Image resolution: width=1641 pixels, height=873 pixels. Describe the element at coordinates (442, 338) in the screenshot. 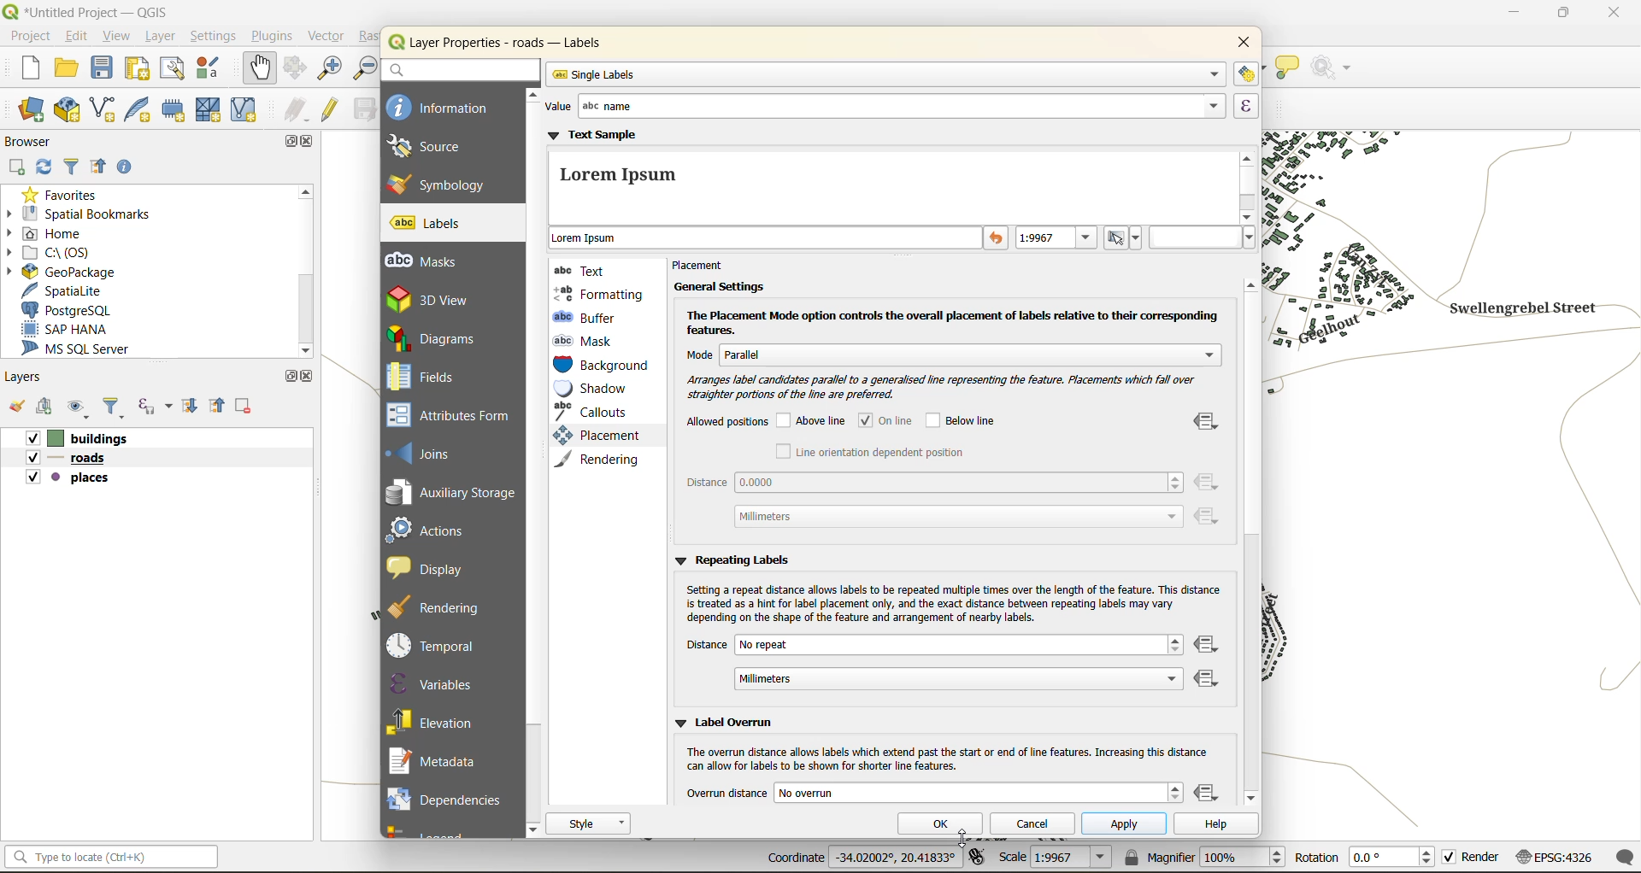

I see `diagrams` at that location.